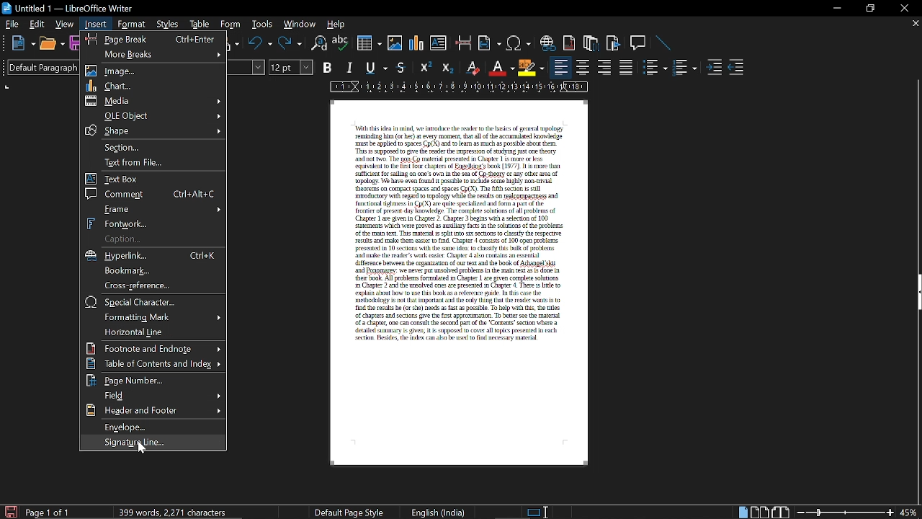 This screenshot has height=519, width=922. What do you see at coordinates (780, 512) in the screenshot?
I see `book view` at bounding box center [780, 512].